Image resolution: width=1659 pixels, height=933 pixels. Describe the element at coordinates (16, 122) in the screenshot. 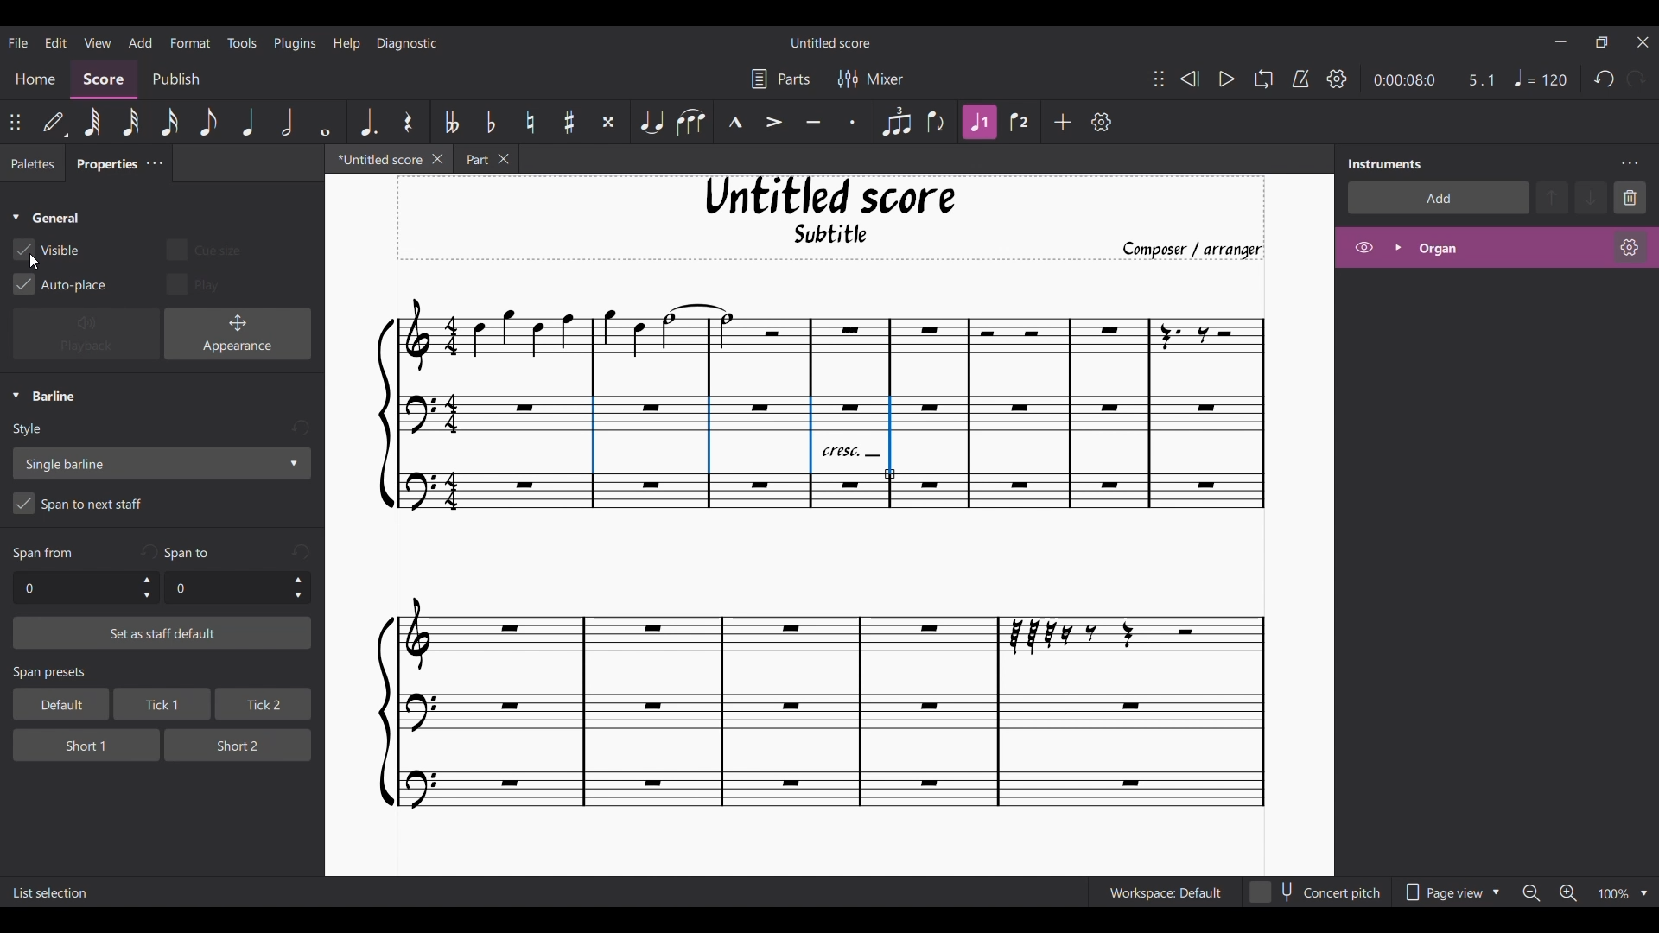

I see `Change position of toolbar attached` at that location.